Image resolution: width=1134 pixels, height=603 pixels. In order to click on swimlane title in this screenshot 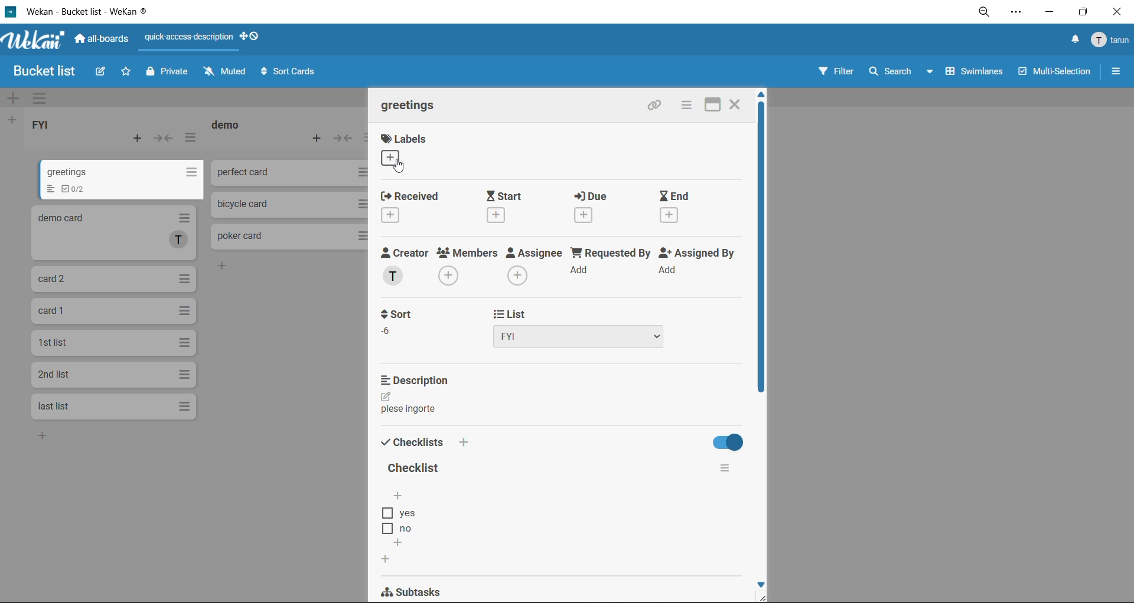, I will do `click(569, 98)`.